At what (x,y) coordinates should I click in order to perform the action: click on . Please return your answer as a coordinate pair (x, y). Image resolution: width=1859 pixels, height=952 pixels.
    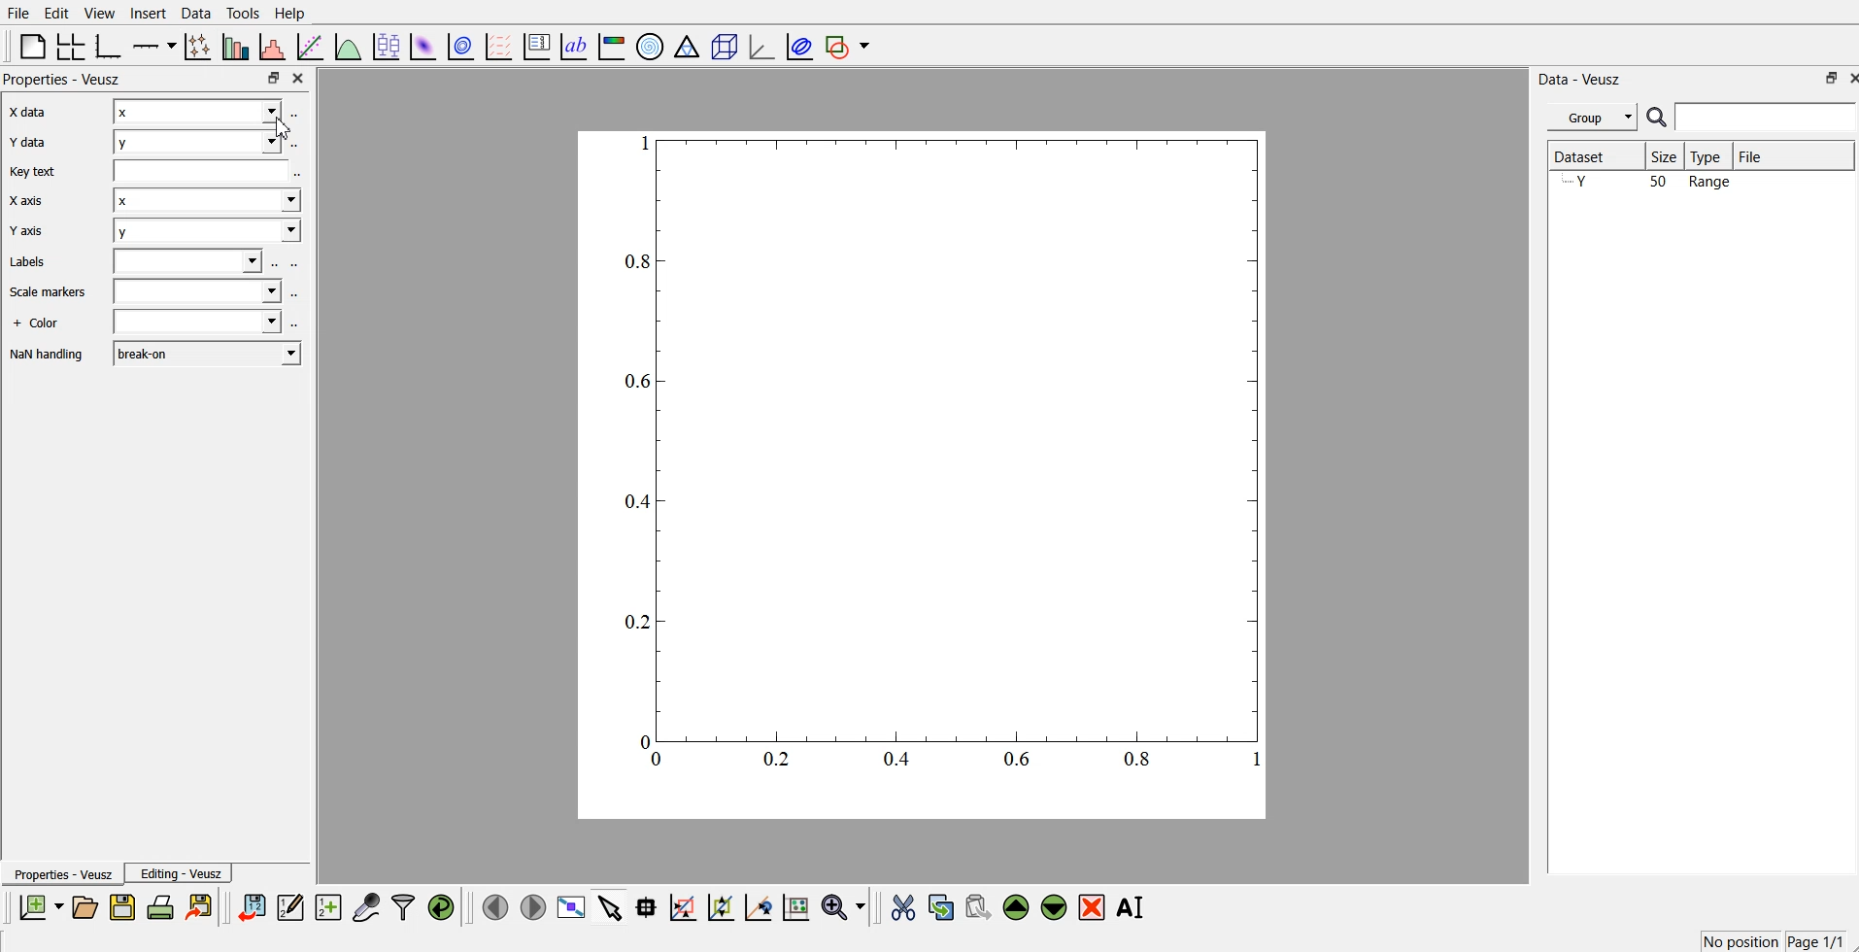
    Looking at the image, I should click on (49, 356).